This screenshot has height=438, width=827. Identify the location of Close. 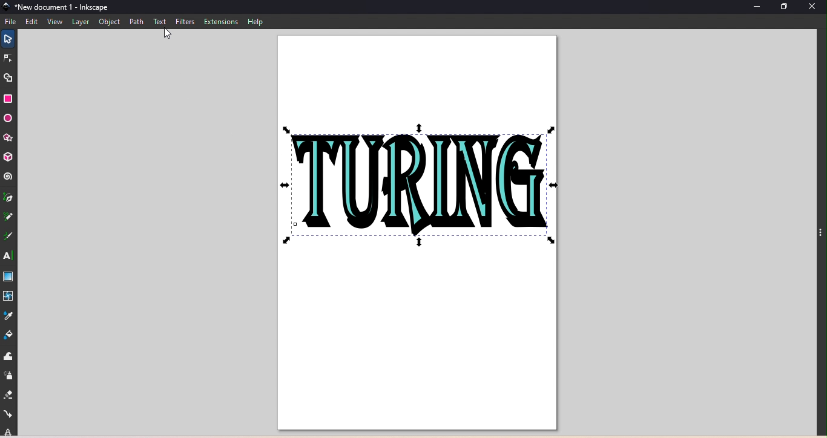
(815, 8).